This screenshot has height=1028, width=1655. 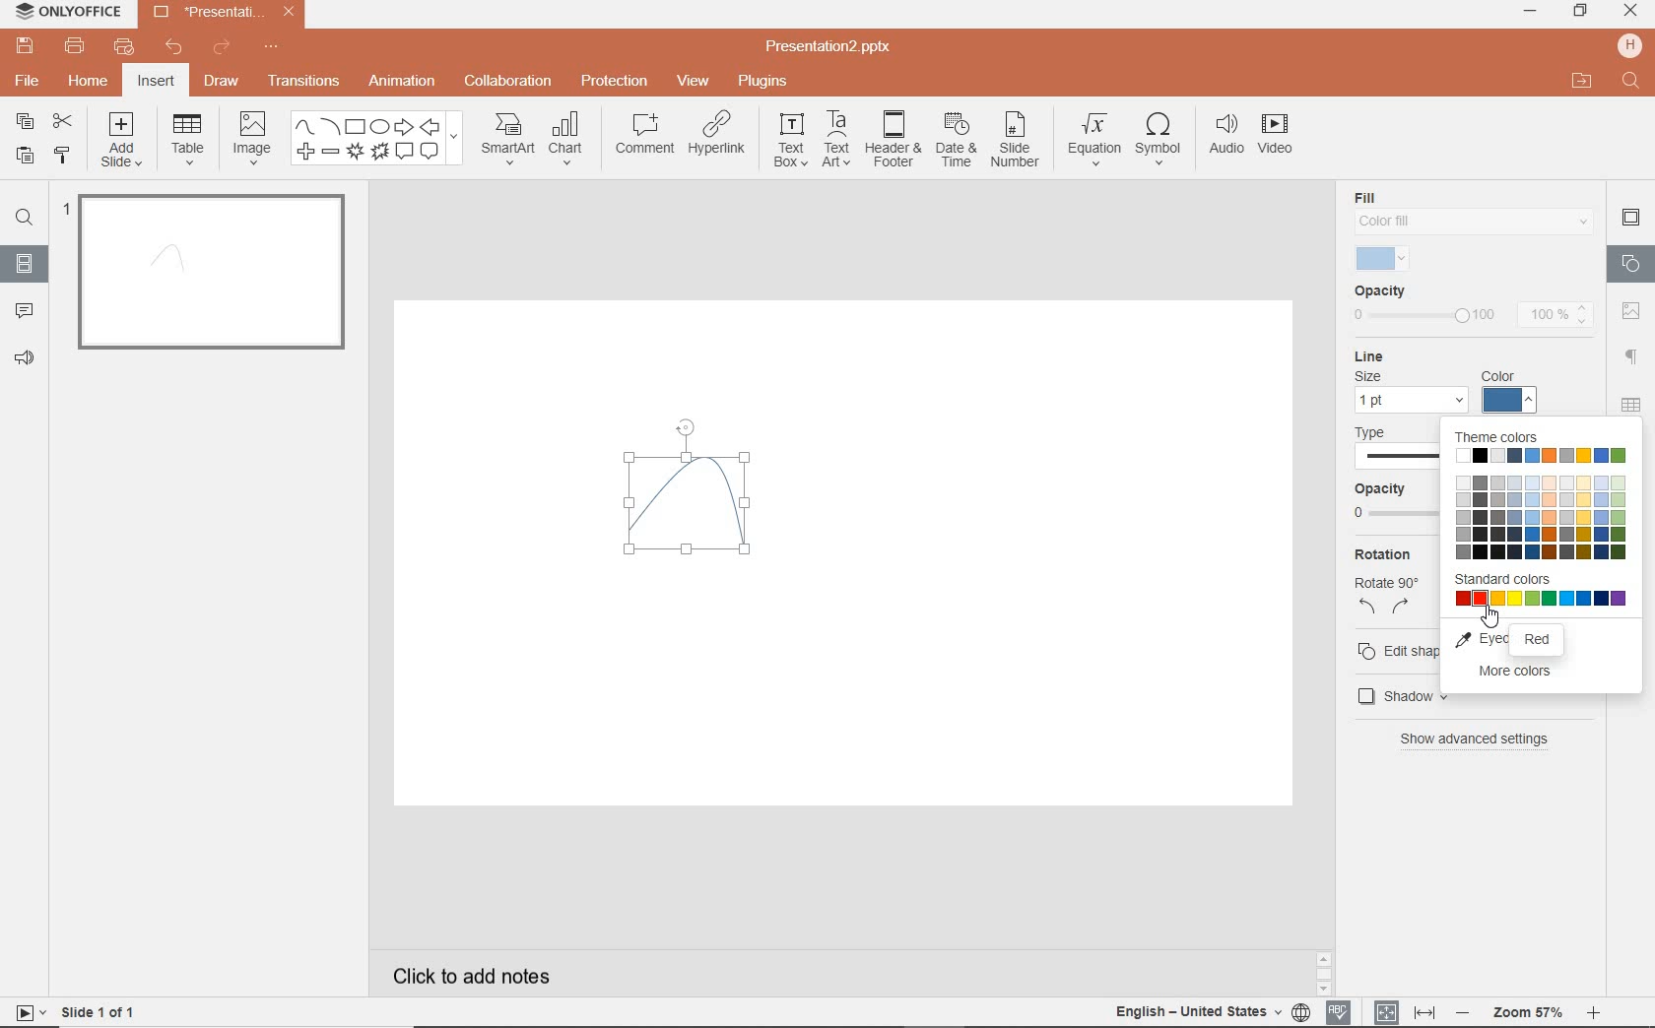 What do you see at coordinates (157, 82) in the screenshot?
I see `INSERT` at bounding box center [157, 82].